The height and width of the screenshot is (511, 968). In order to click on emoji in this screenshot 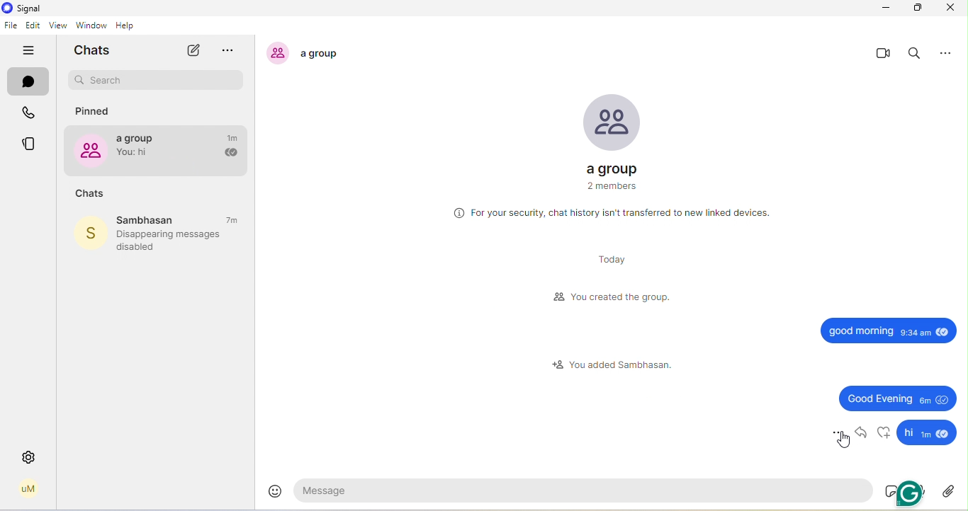, I will do `click(276, 489)`.